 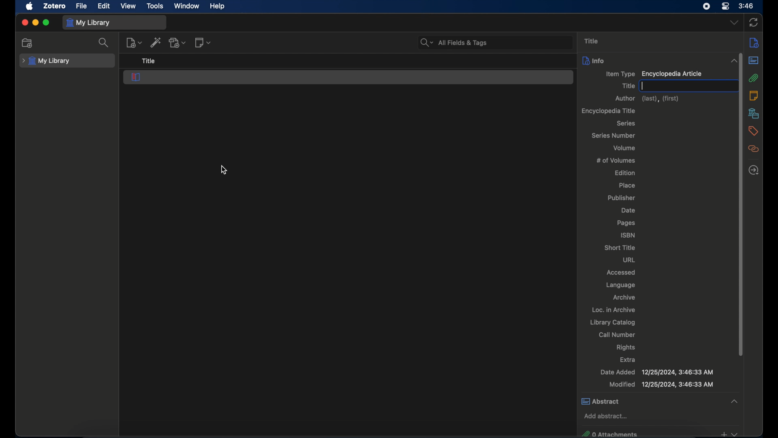 I want to click on text cursor, so click(x=643, y=86).